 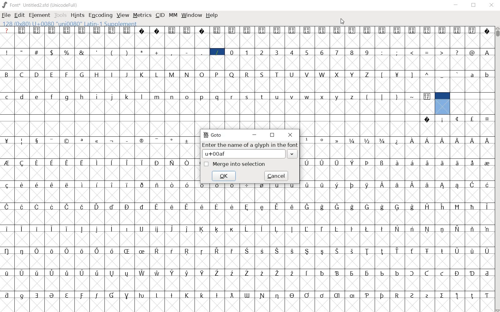 I want to click on h, so click(x=82, y=96).